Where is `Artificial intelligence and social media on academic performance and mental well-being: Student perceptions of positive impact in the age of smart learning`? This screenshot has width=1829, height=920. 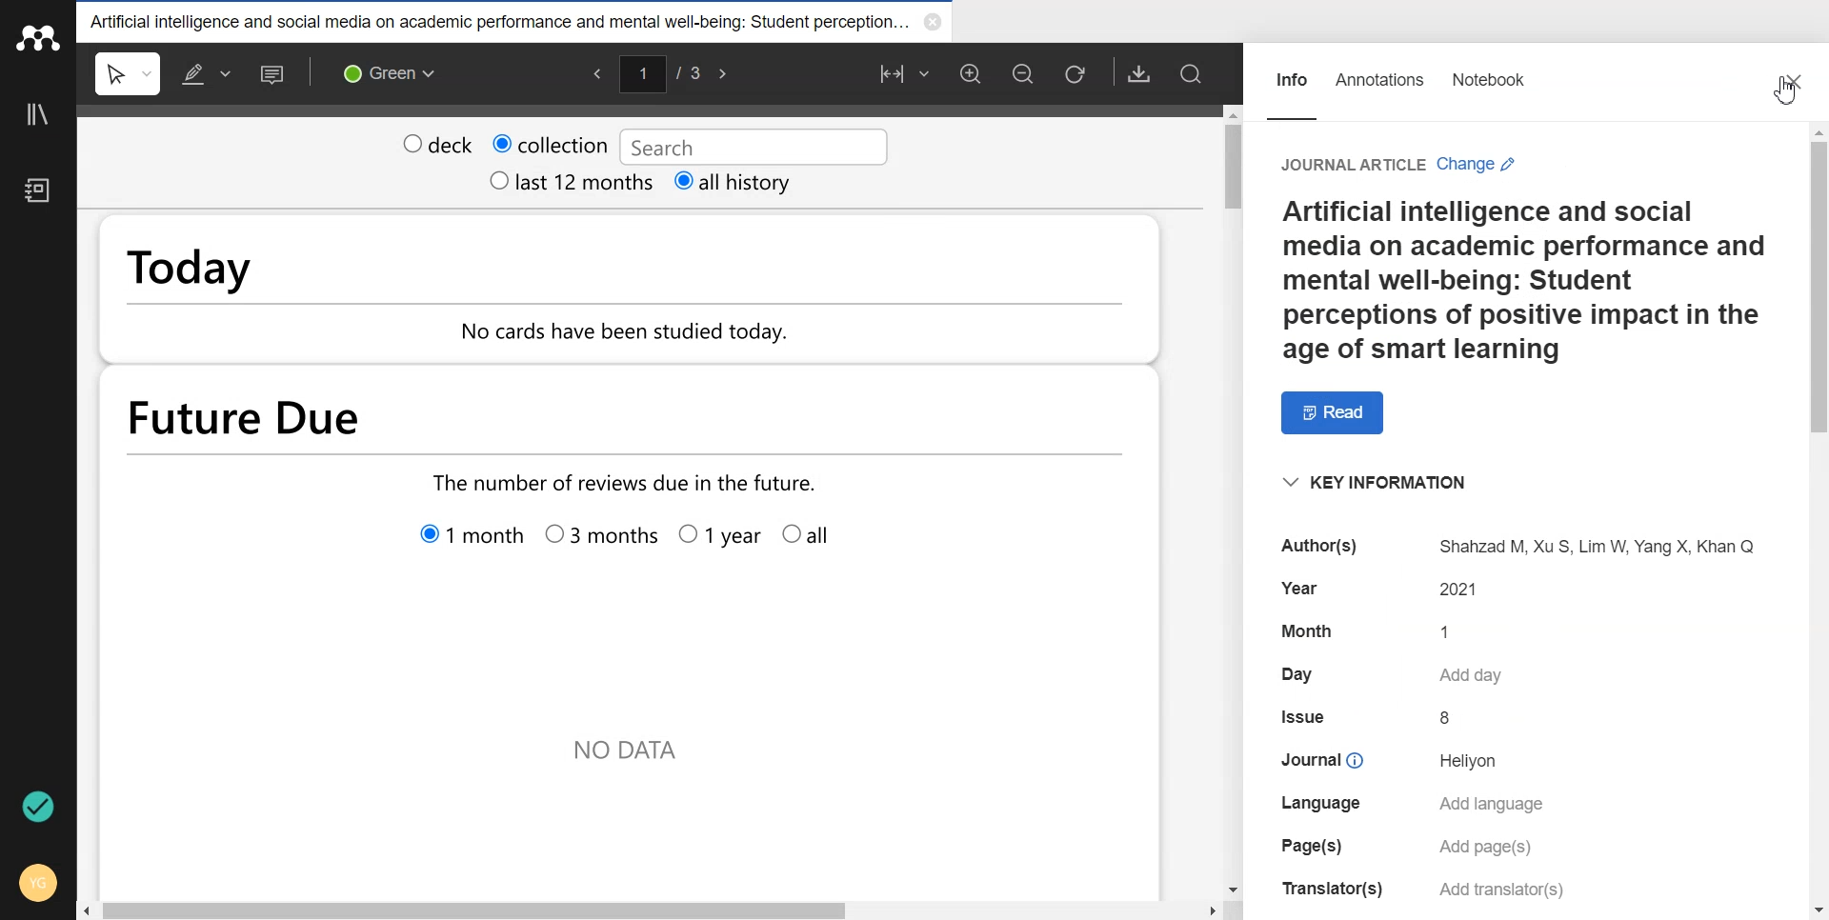 Artificial intelligence and social media on academic performance and mental well-being: Student perceptions of positive impact in the age of smart learning is located at coordinates (1525, 280).